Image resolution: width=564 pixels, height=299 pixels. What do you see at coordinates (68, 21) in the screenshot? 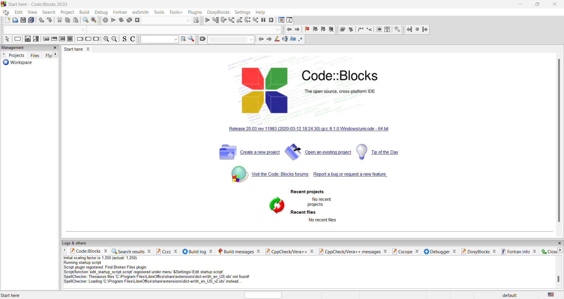
I see `cut` at bounding box center [68, 21].